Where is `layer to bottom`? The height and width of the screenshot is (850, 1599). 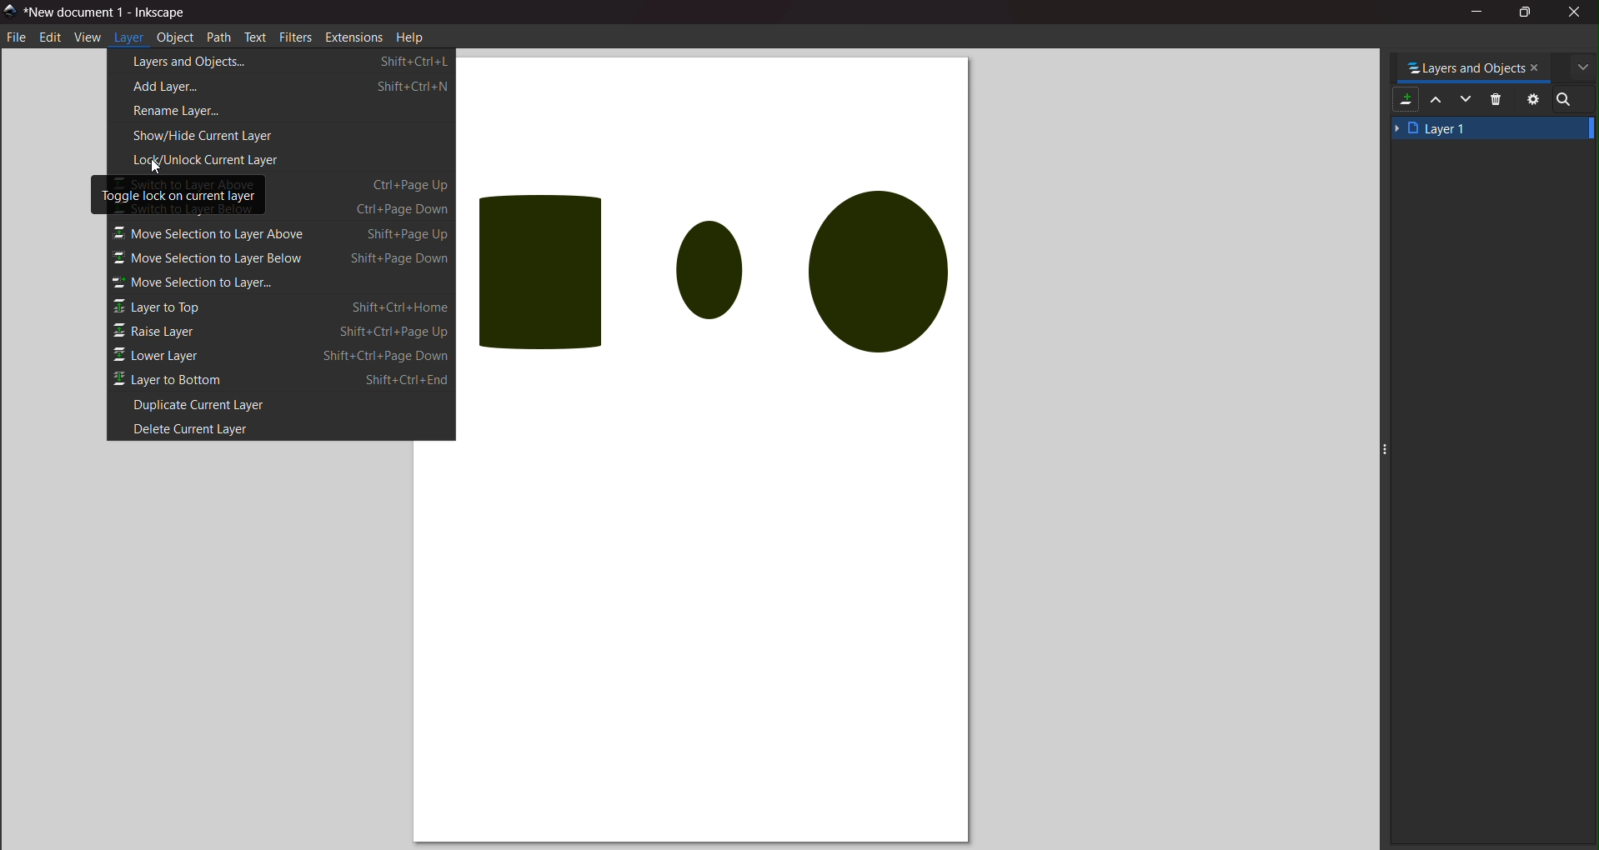 layer to bottom is located at coordinates (285, 380).